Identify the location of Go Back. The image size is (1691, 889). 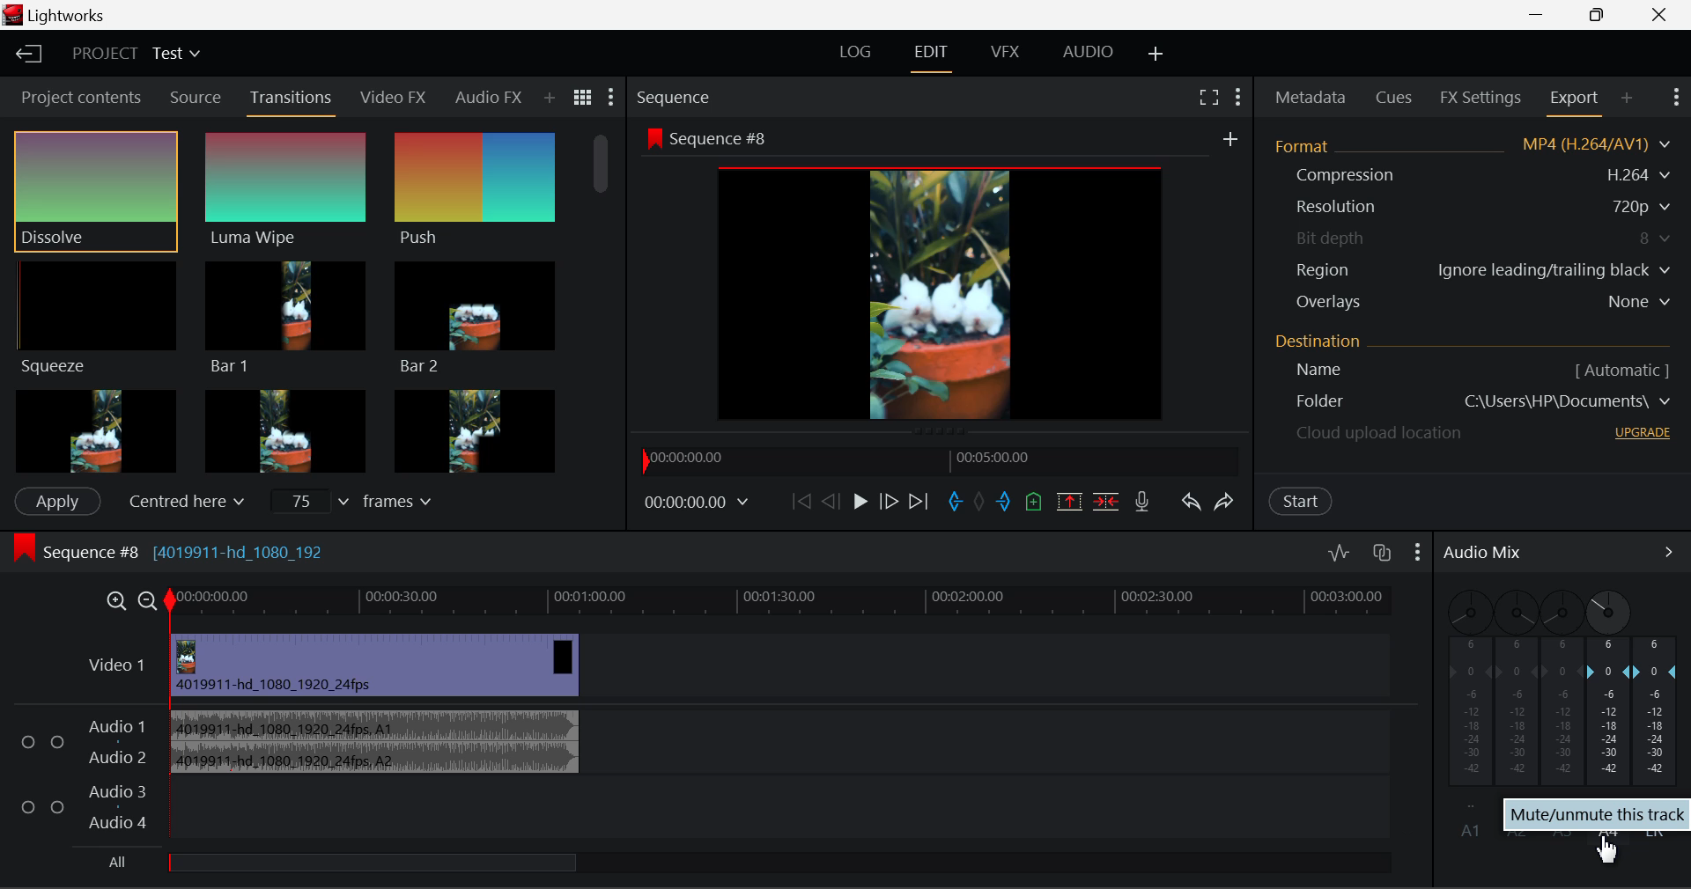
(829, 505).